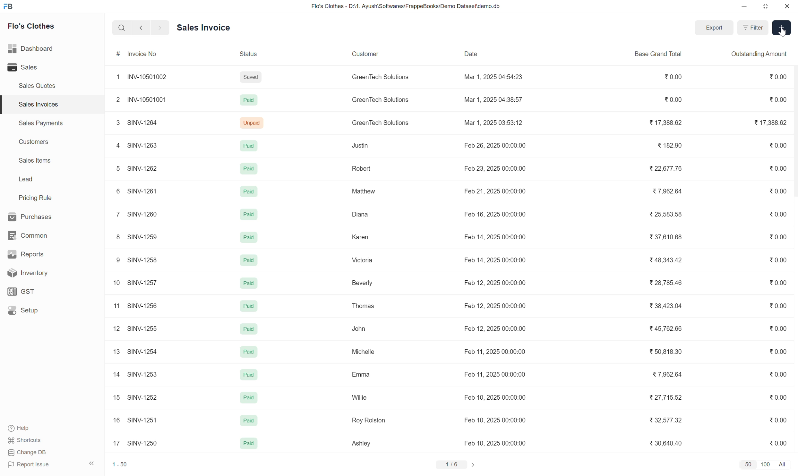  I want to click on sales invoice , so click(212, 27).